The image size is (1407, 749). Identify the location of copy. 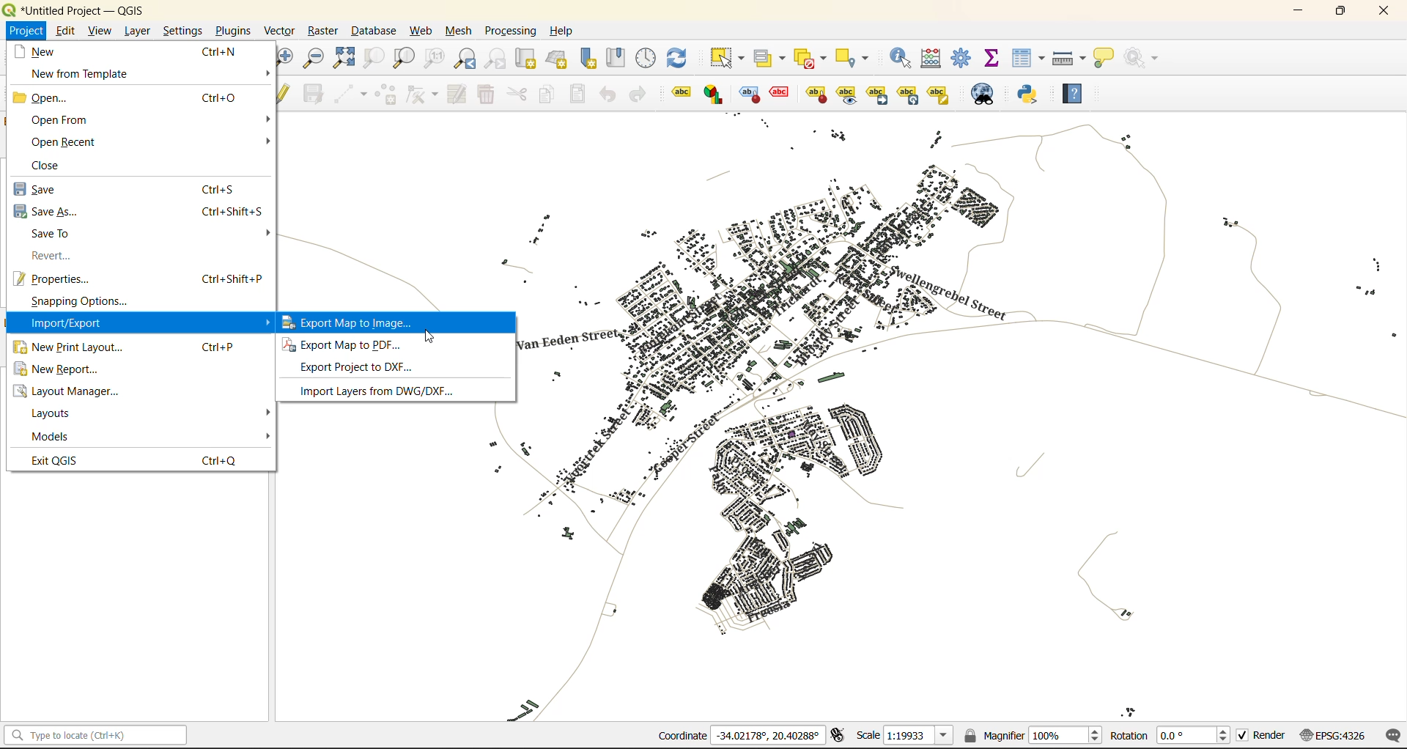
(547, 94).